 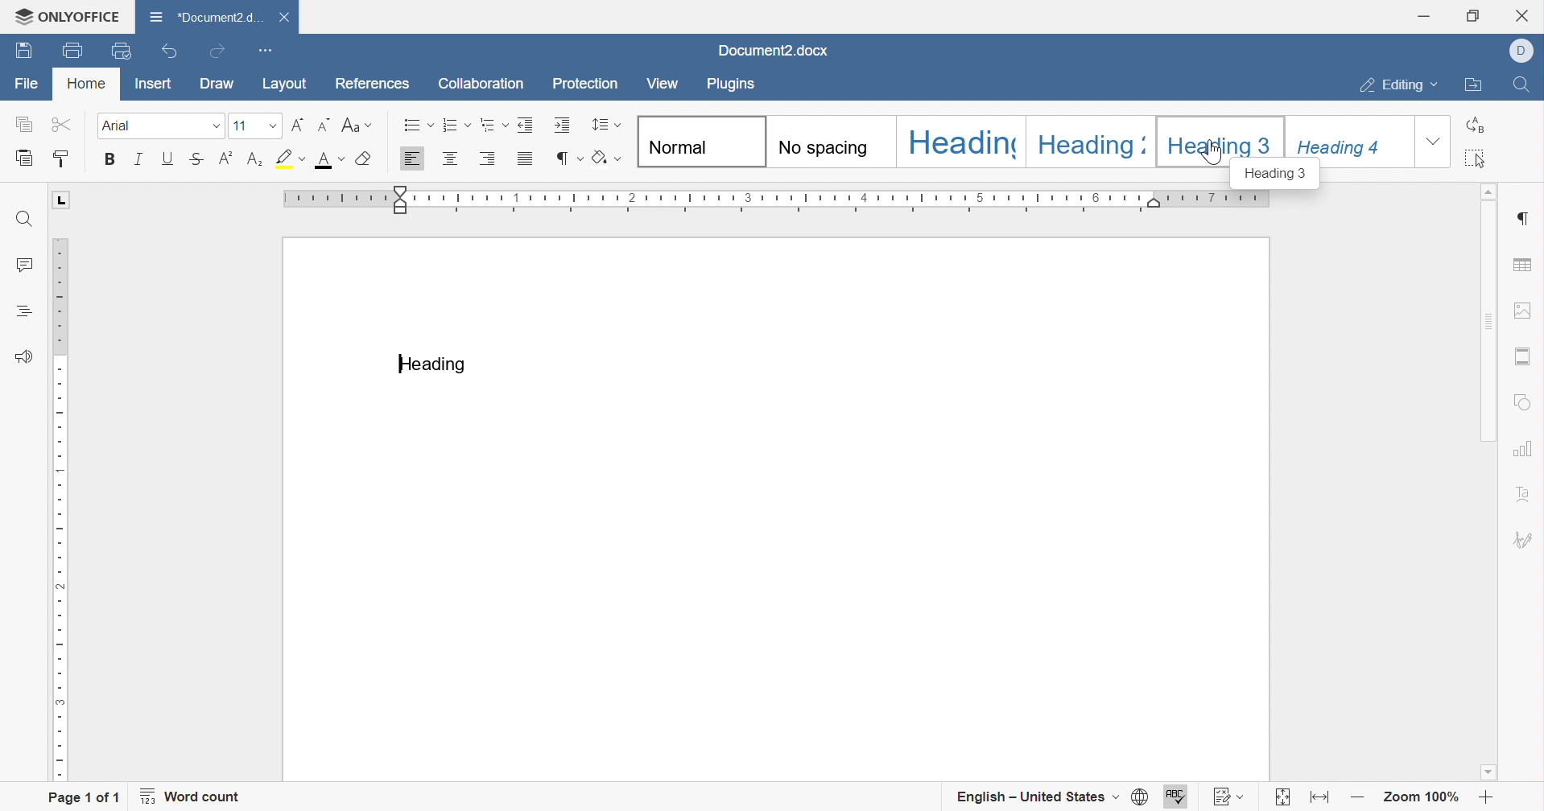 What do you see at coordinates (167, 160) in the screenshot?
I see `Underline` at bounding box center [167, 160].